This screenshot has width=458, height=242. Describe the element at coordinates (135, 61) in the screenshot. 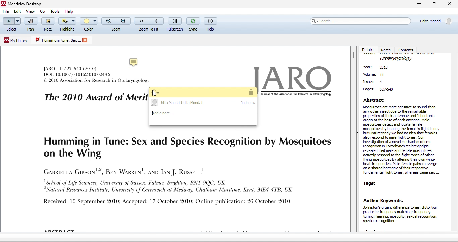

I see `note` at that location.